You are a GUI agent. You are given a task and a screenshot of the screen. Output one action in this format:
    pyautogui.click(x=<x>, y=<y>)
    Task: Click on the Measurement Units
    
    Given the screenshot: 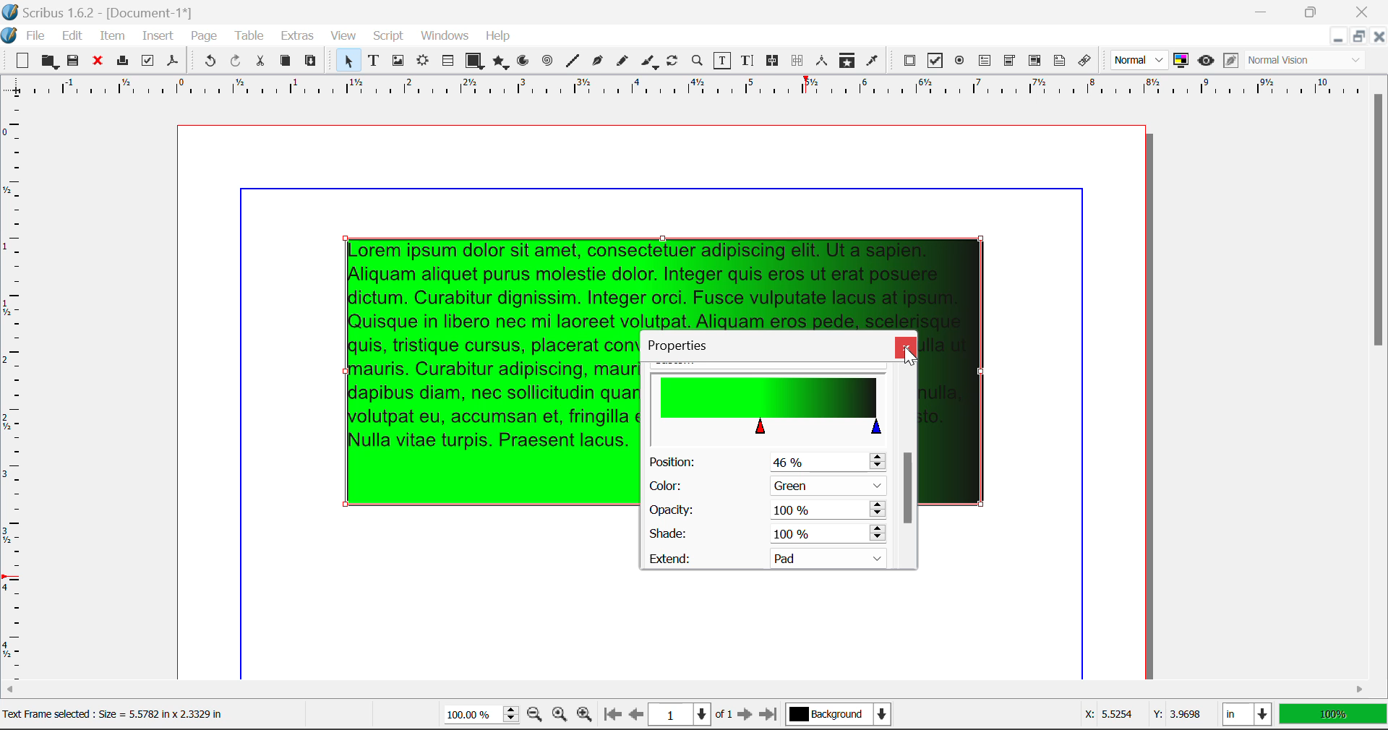 What is the action you would take?
    pyautogui.click(x=1248, y=716)
    